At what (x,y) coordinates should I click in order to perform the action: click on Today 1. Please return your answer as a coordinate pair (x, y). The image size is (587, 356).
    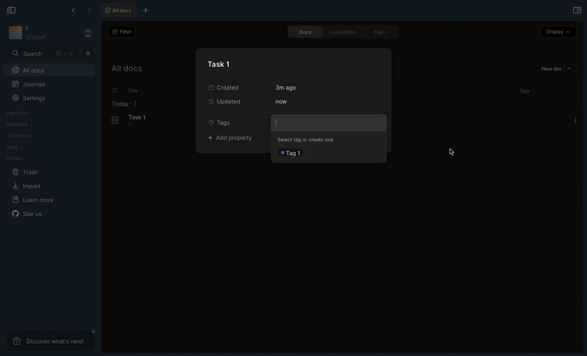
    Looking at the image, I should click on (125, 104).